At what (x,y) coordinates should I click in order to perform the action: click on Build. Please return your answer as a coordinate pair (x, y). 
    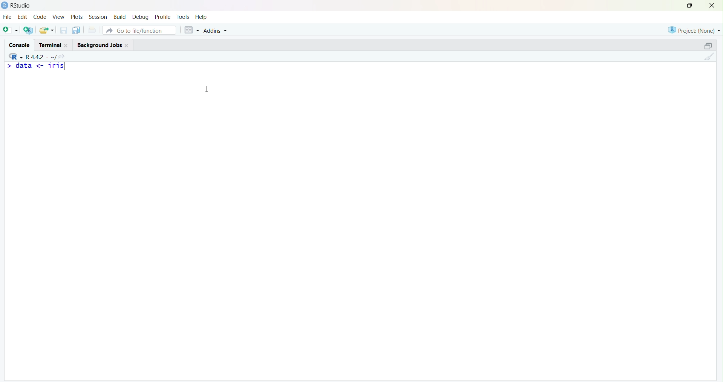
    Looking at the image, I should click on (121, 16).